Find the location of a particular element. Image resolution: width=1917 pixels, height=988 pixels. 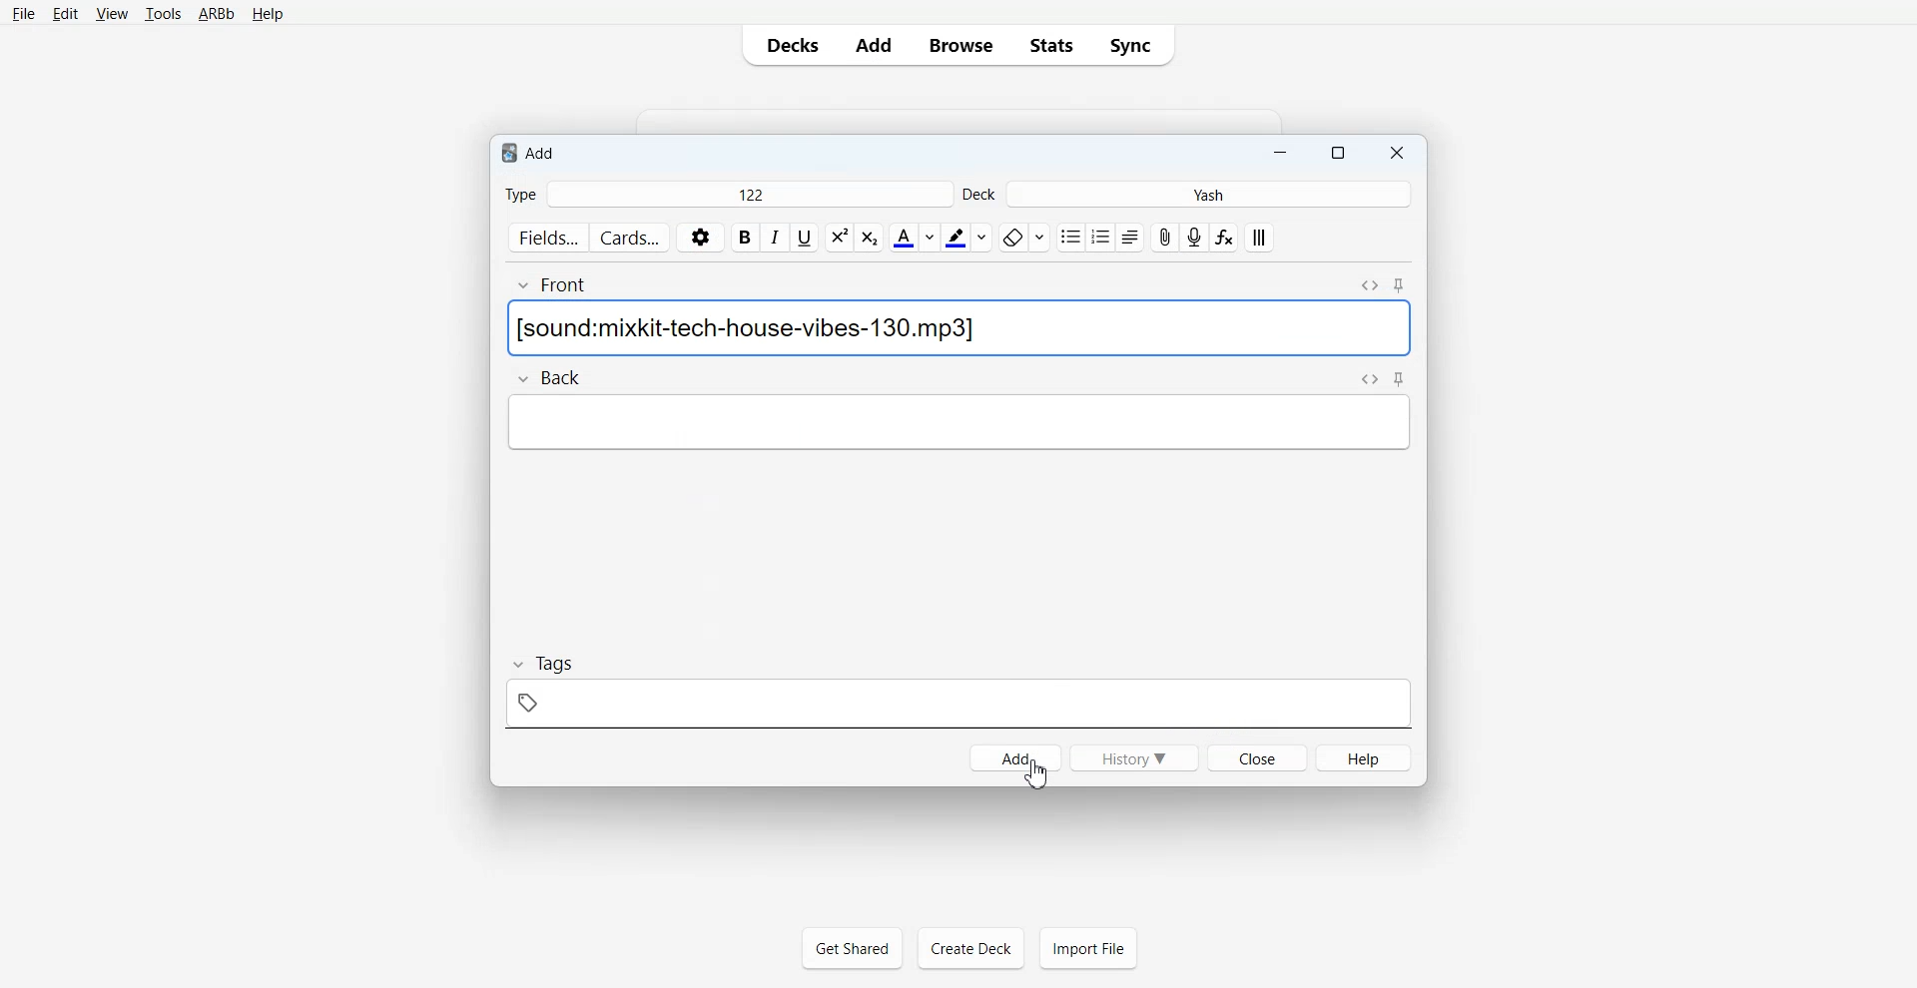

tags is located at coordinates (565, 666).